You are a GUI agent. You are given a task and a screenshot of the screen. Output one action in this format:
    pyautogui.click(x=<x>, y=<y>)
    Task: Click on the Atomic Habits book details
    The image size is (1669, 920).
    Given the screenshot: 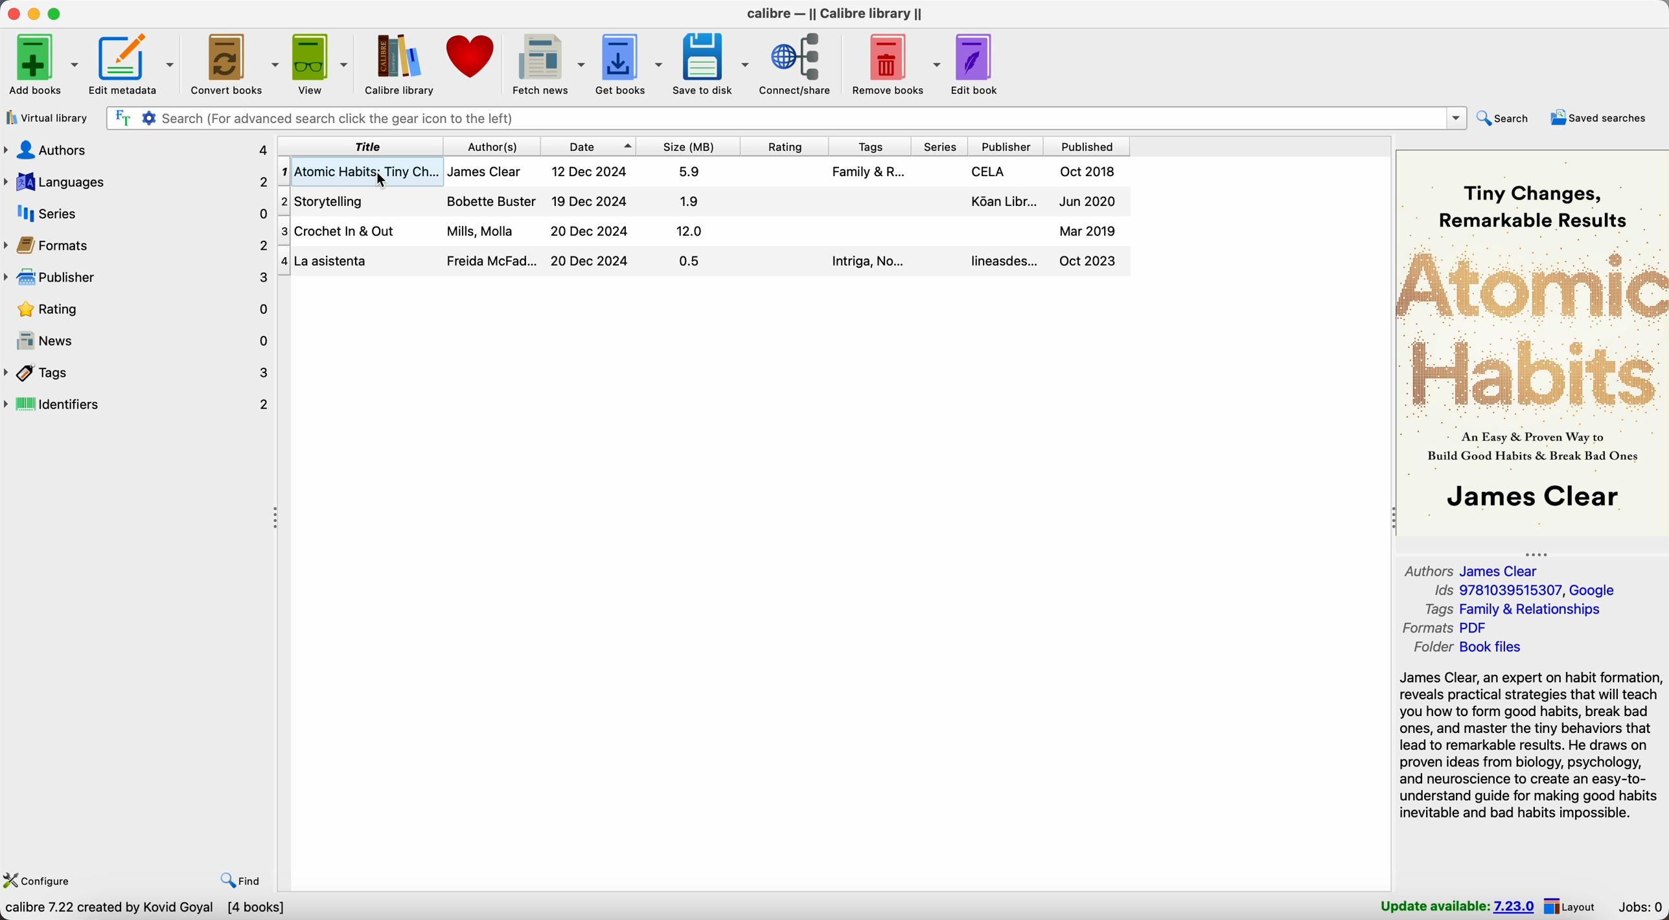 What is the action you would take?
    pyautogui.click(x=320, y=170)
    